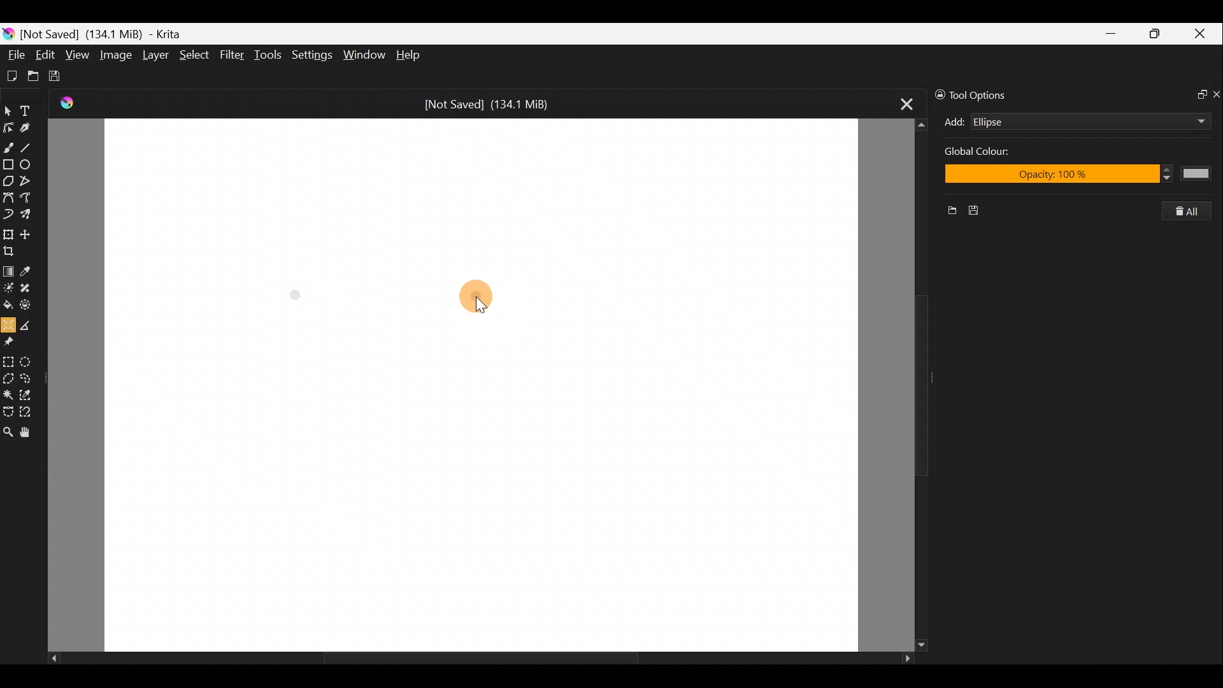 This screenshot has width=1223, height=688. Describe the element at coordinates (30, 377) in the screenshot. I see `Freehand selection tool` at that location.